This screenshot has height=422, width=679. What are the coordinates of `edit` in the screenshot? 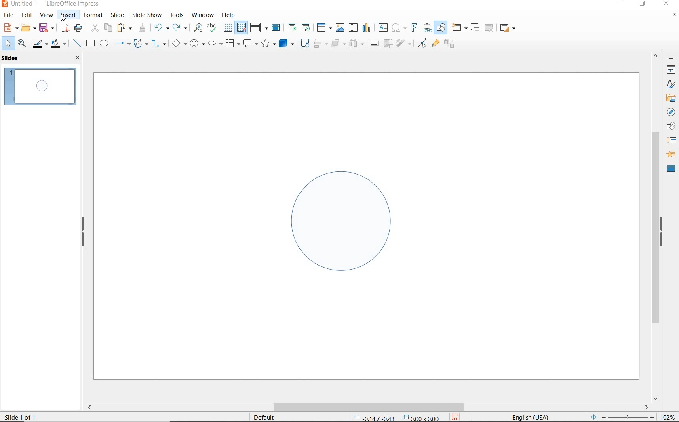 It's located at (27, 15).